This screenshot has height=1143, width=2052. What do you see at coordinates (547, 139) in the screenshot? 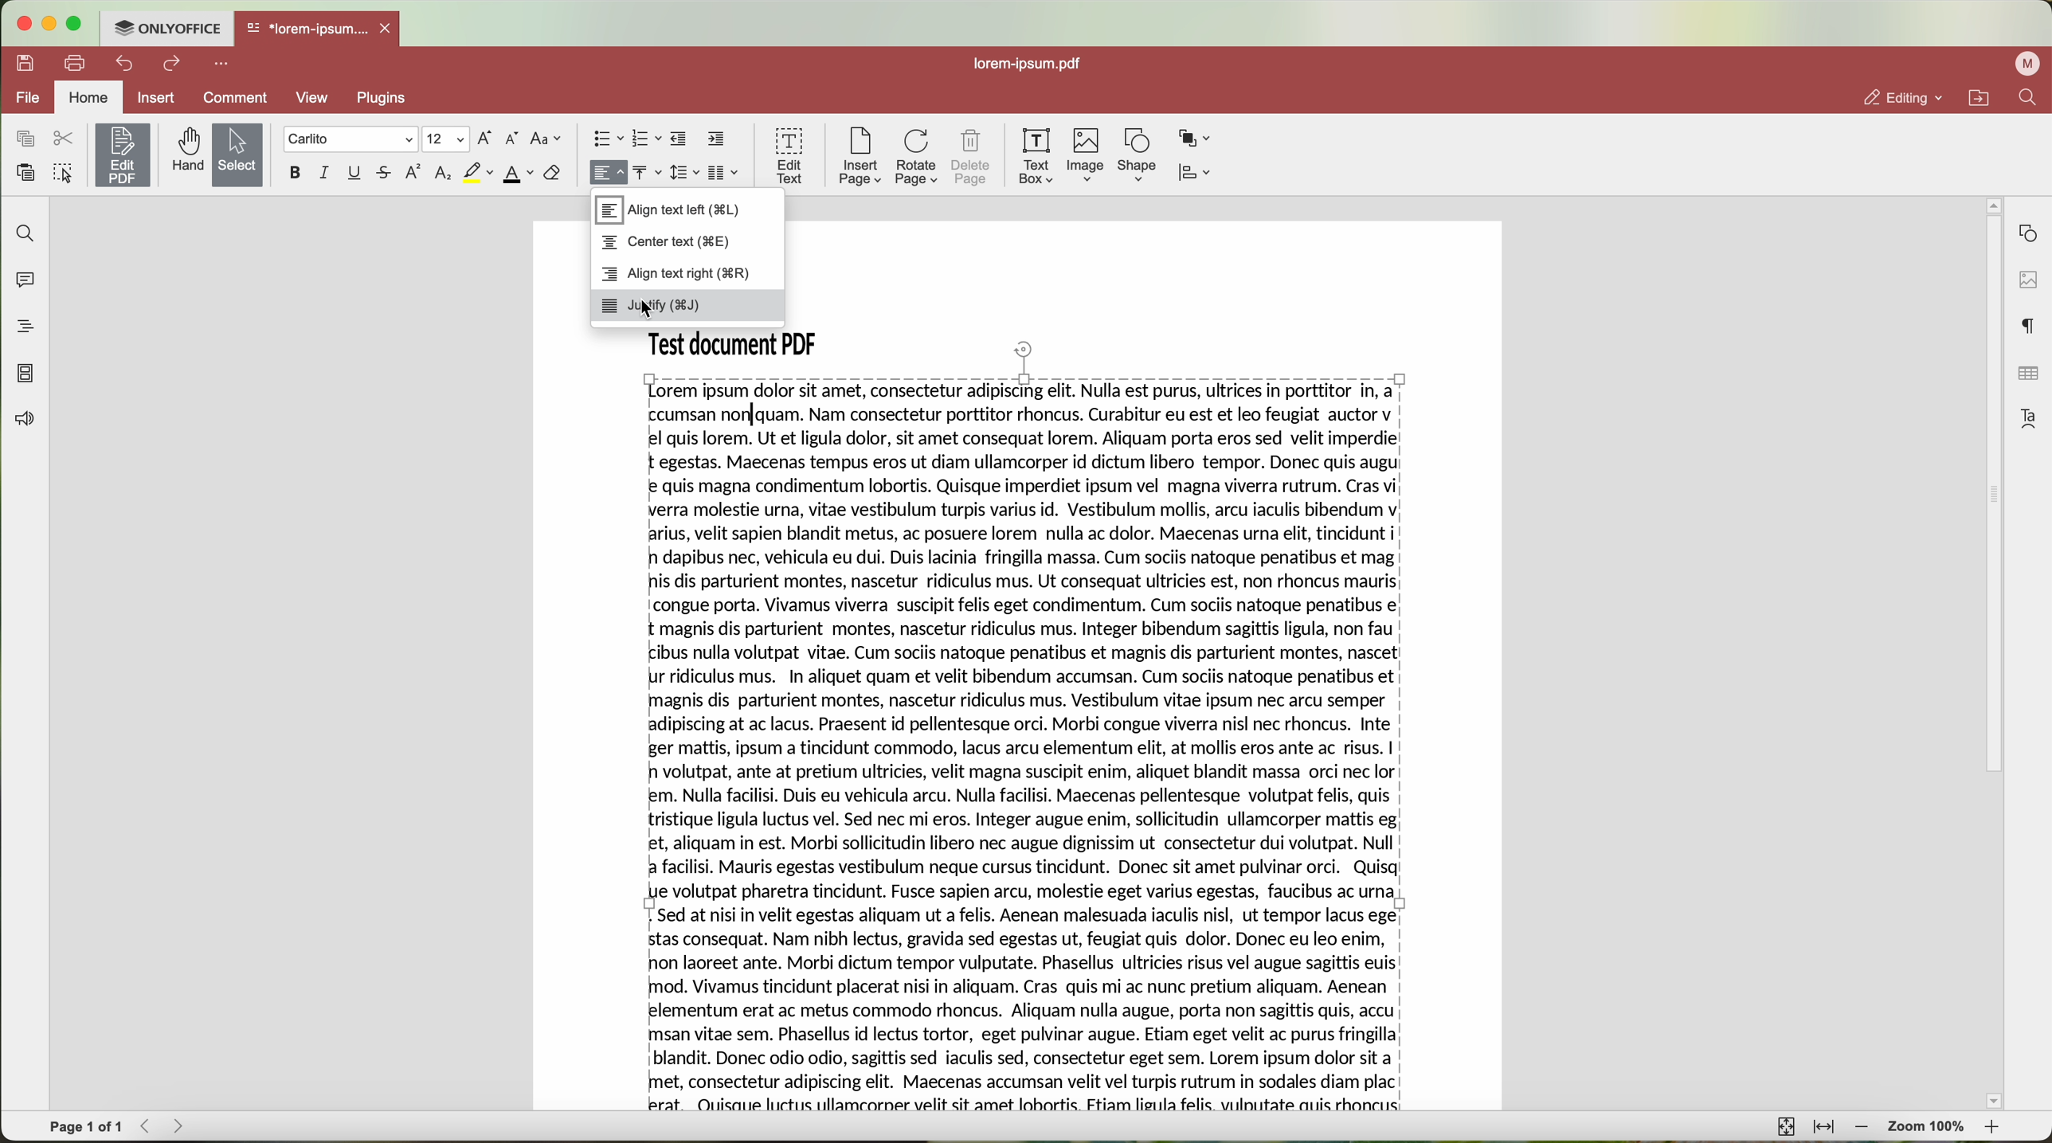
I see `change case` at bounding box center [547, 139].